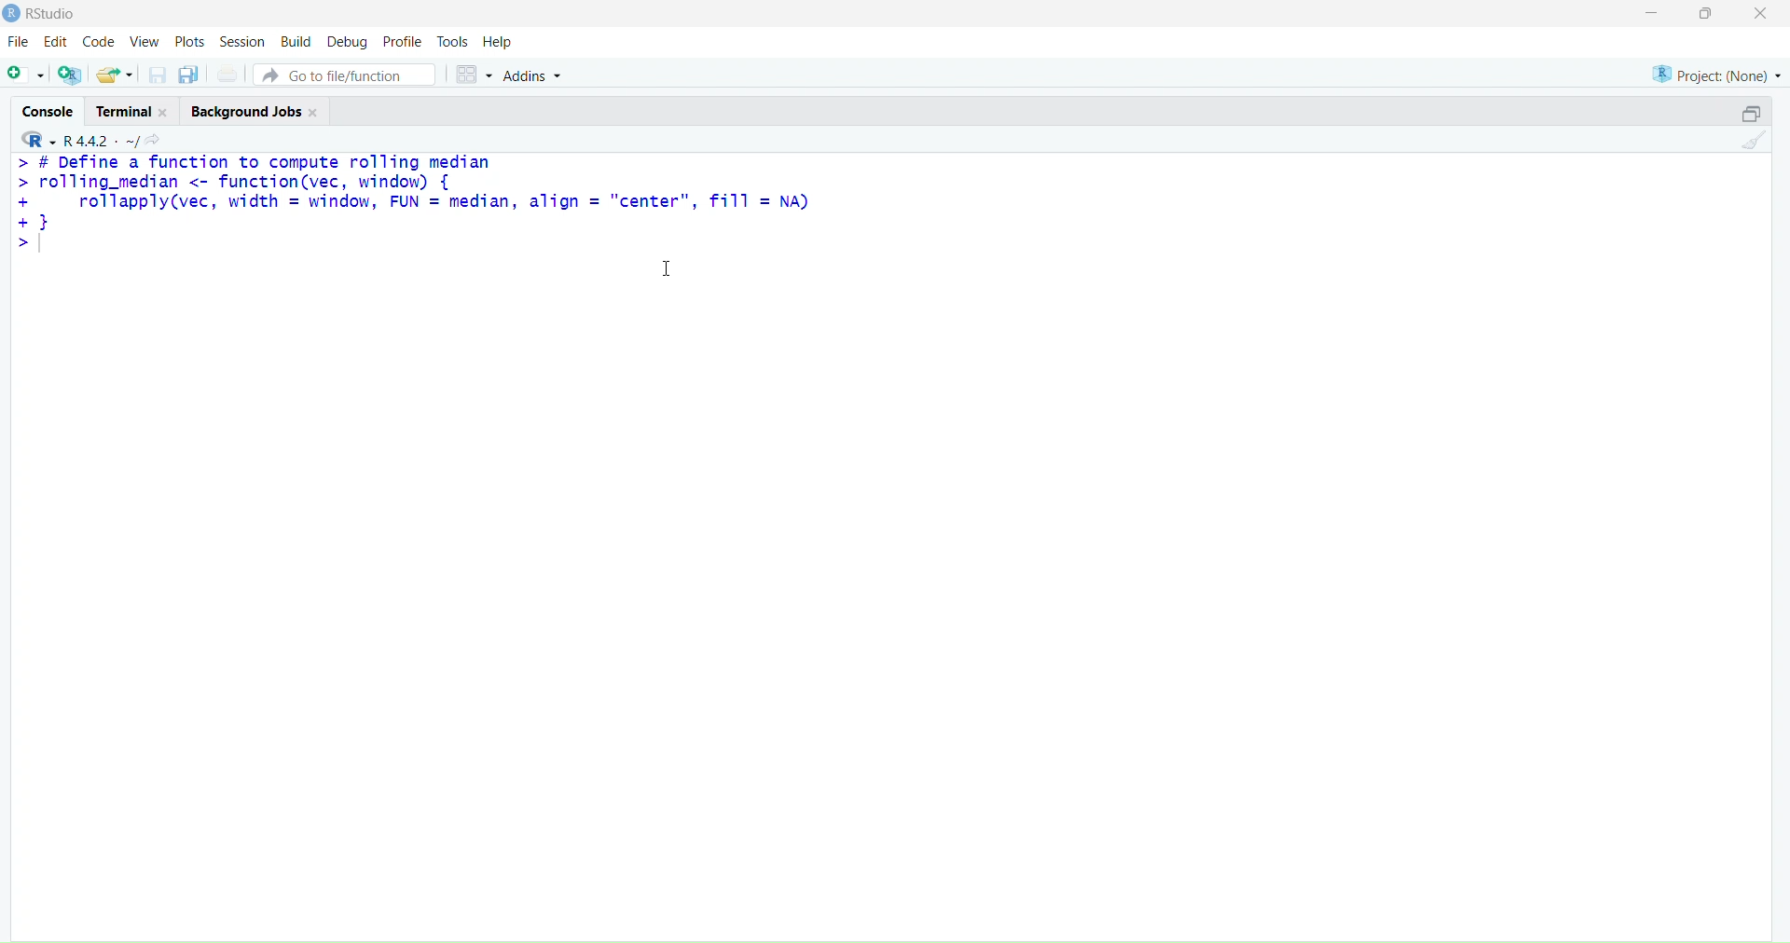 The height and width of the screenshot is (943, 1790). I want to click on session, so click(243, 43).